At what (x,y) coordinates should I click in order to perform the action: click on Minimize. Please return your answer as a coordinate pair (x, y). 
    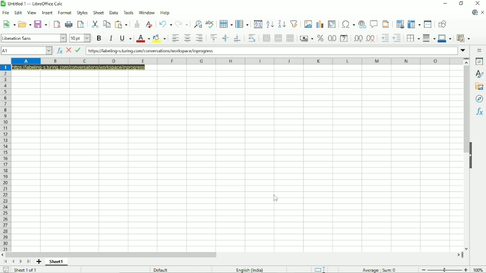
    Looking at the image, I should click on (445, 4).